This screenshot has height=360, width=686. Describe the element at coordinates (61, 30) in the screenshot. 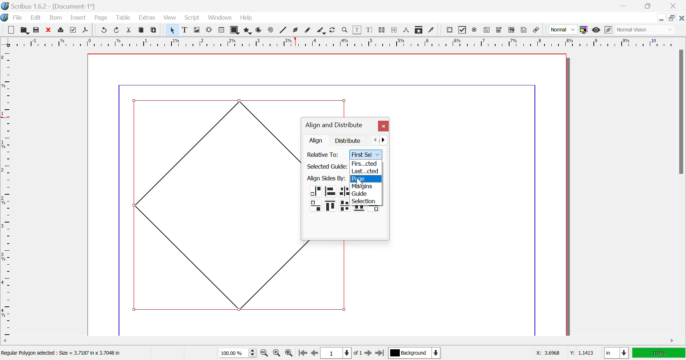

I see `Print` at that location.